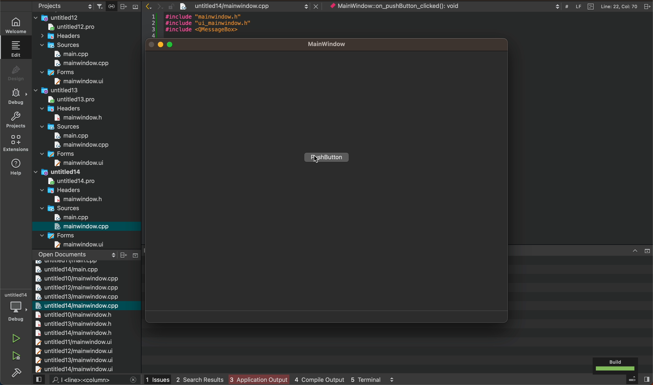  Describe the element at coordinates (74, 118) in the screenshot. I see `main window` at that location.